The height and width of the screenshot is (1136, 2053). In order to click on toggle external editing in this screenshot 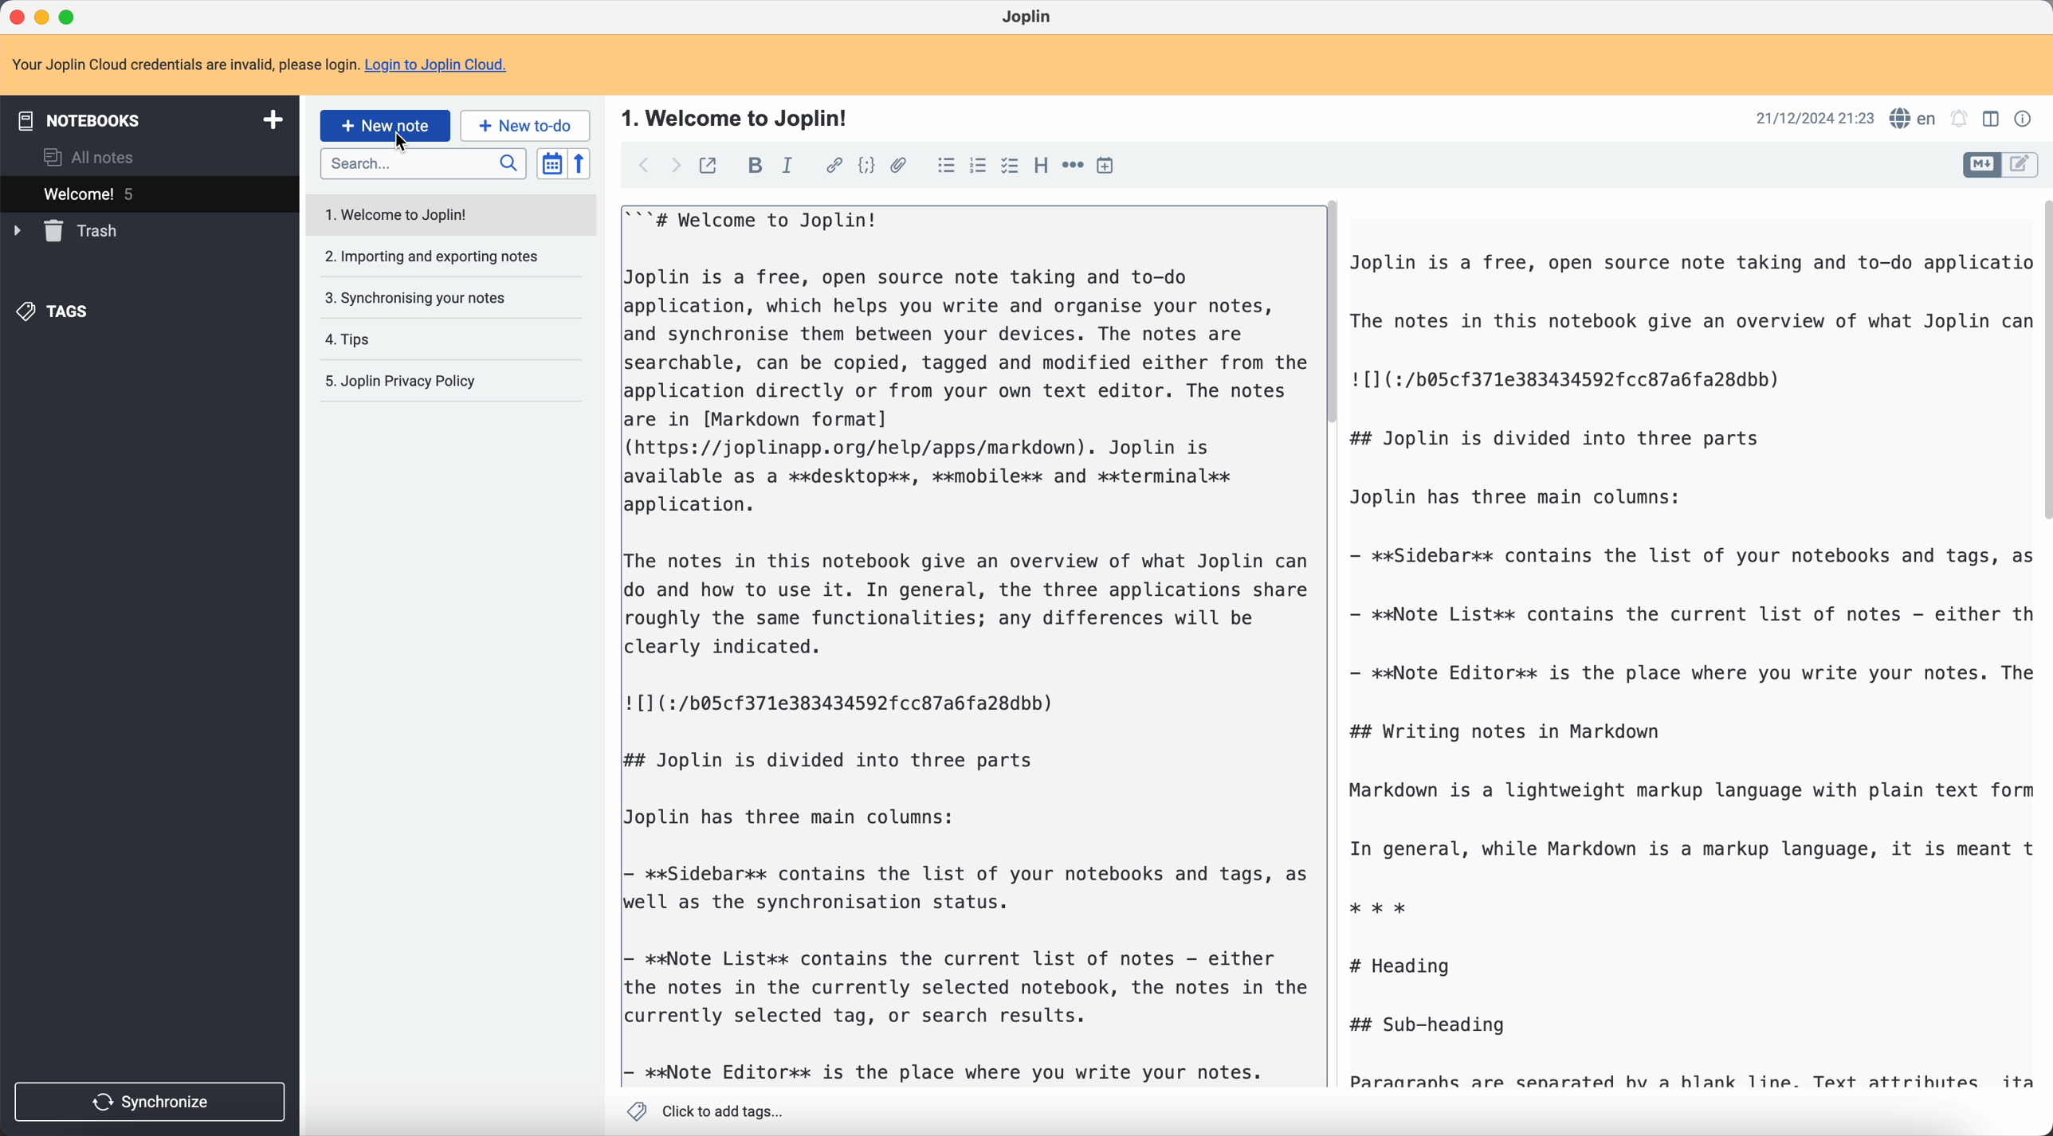, I will do `click(712, 163)`.